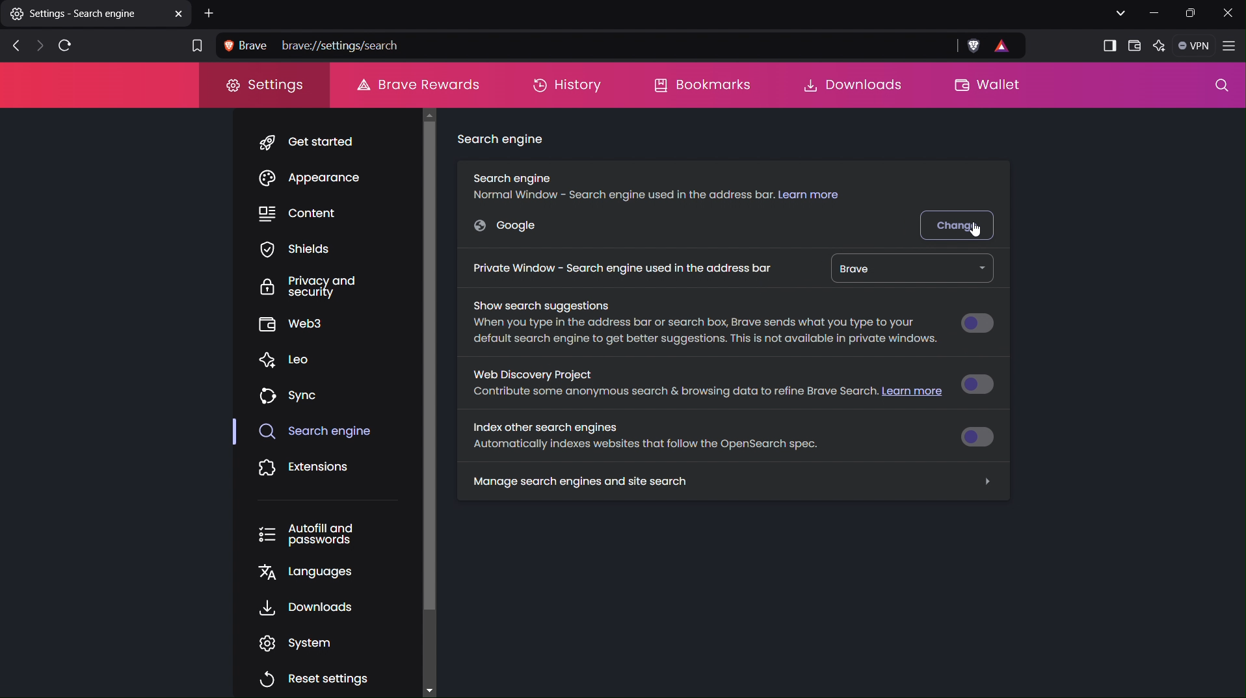  I want to click on Button, so click(983, 383).